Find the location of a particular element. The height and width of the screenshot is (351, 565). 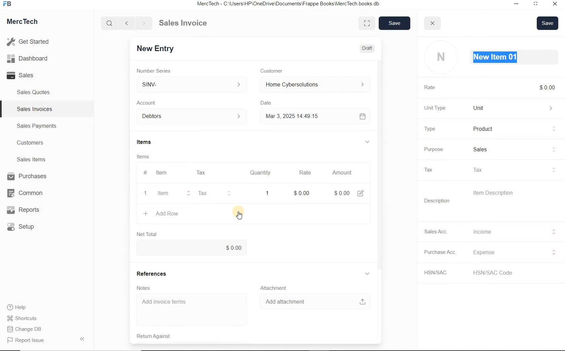

Calendar is located at coordinates (361, 116).